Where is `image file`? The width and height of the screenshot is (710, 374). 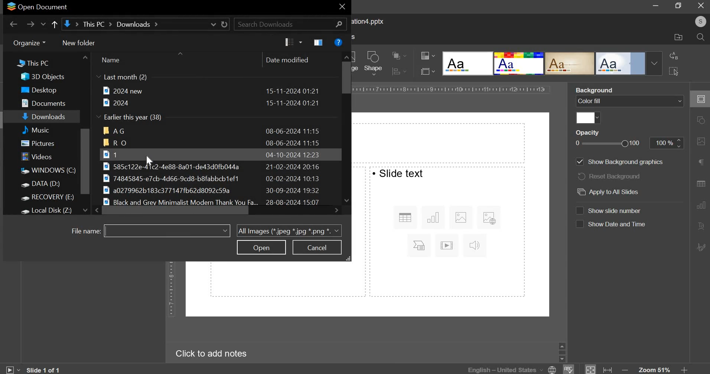 image file is located at coordinates (211, 154).